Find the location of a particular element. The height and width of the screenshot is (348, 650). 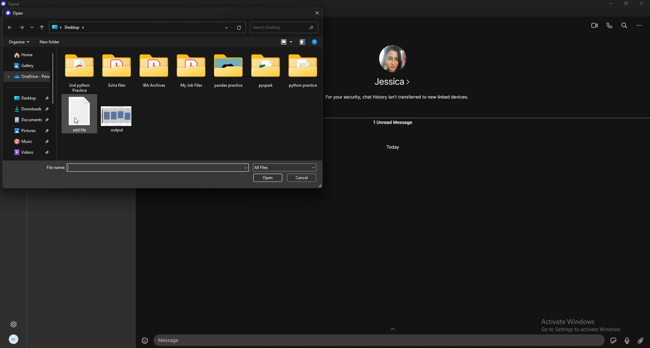

forward is located at coordinates (21, 28).